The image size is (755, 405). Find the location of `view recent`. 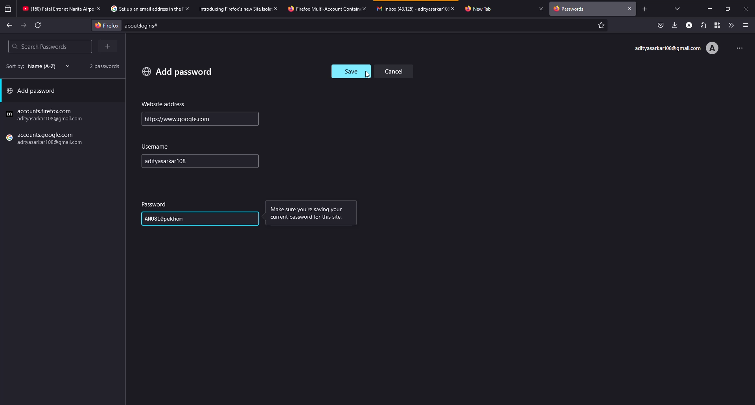

view recent is located at coordinates (9, 9).